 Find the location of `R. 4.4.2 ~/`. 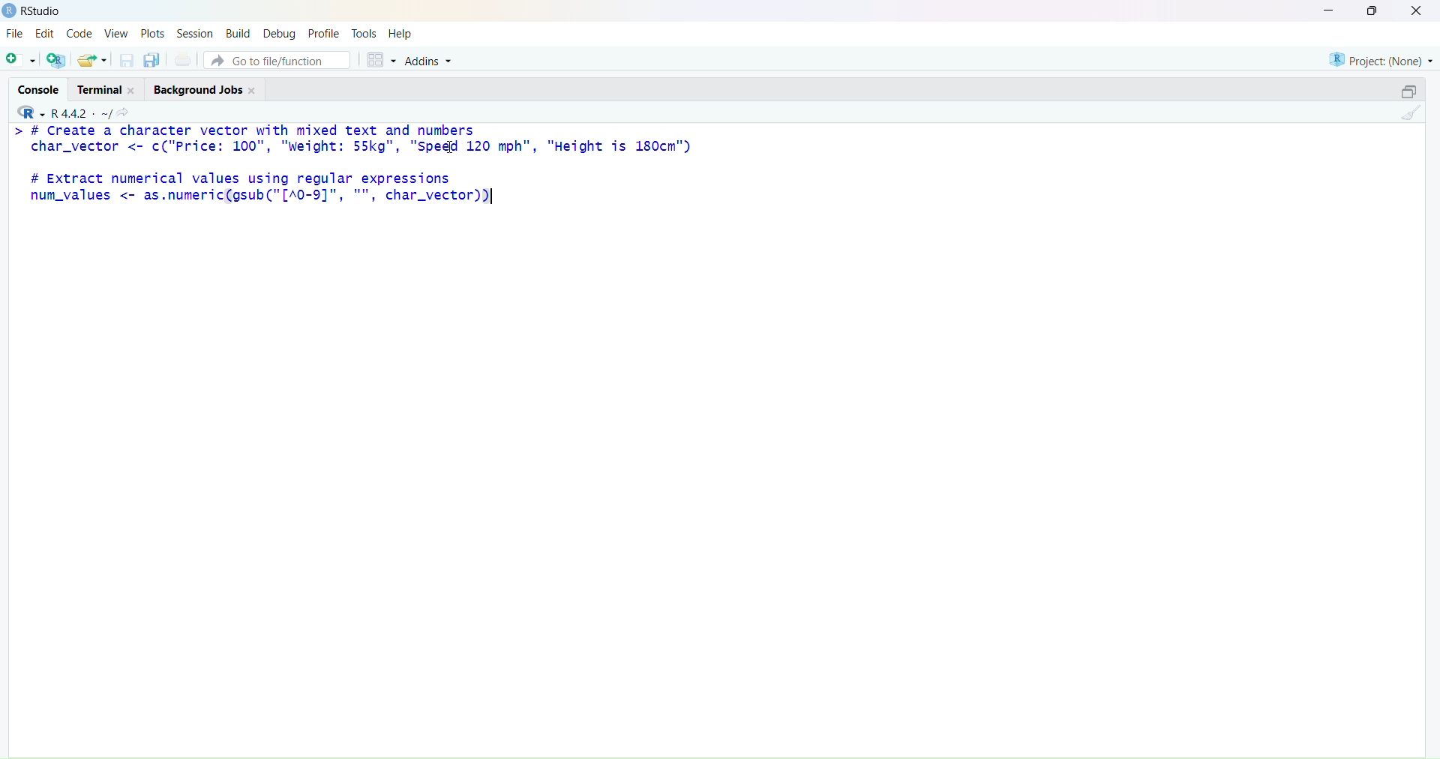

R. 4.4.2 ~/ is located at coordinates (80, 114).